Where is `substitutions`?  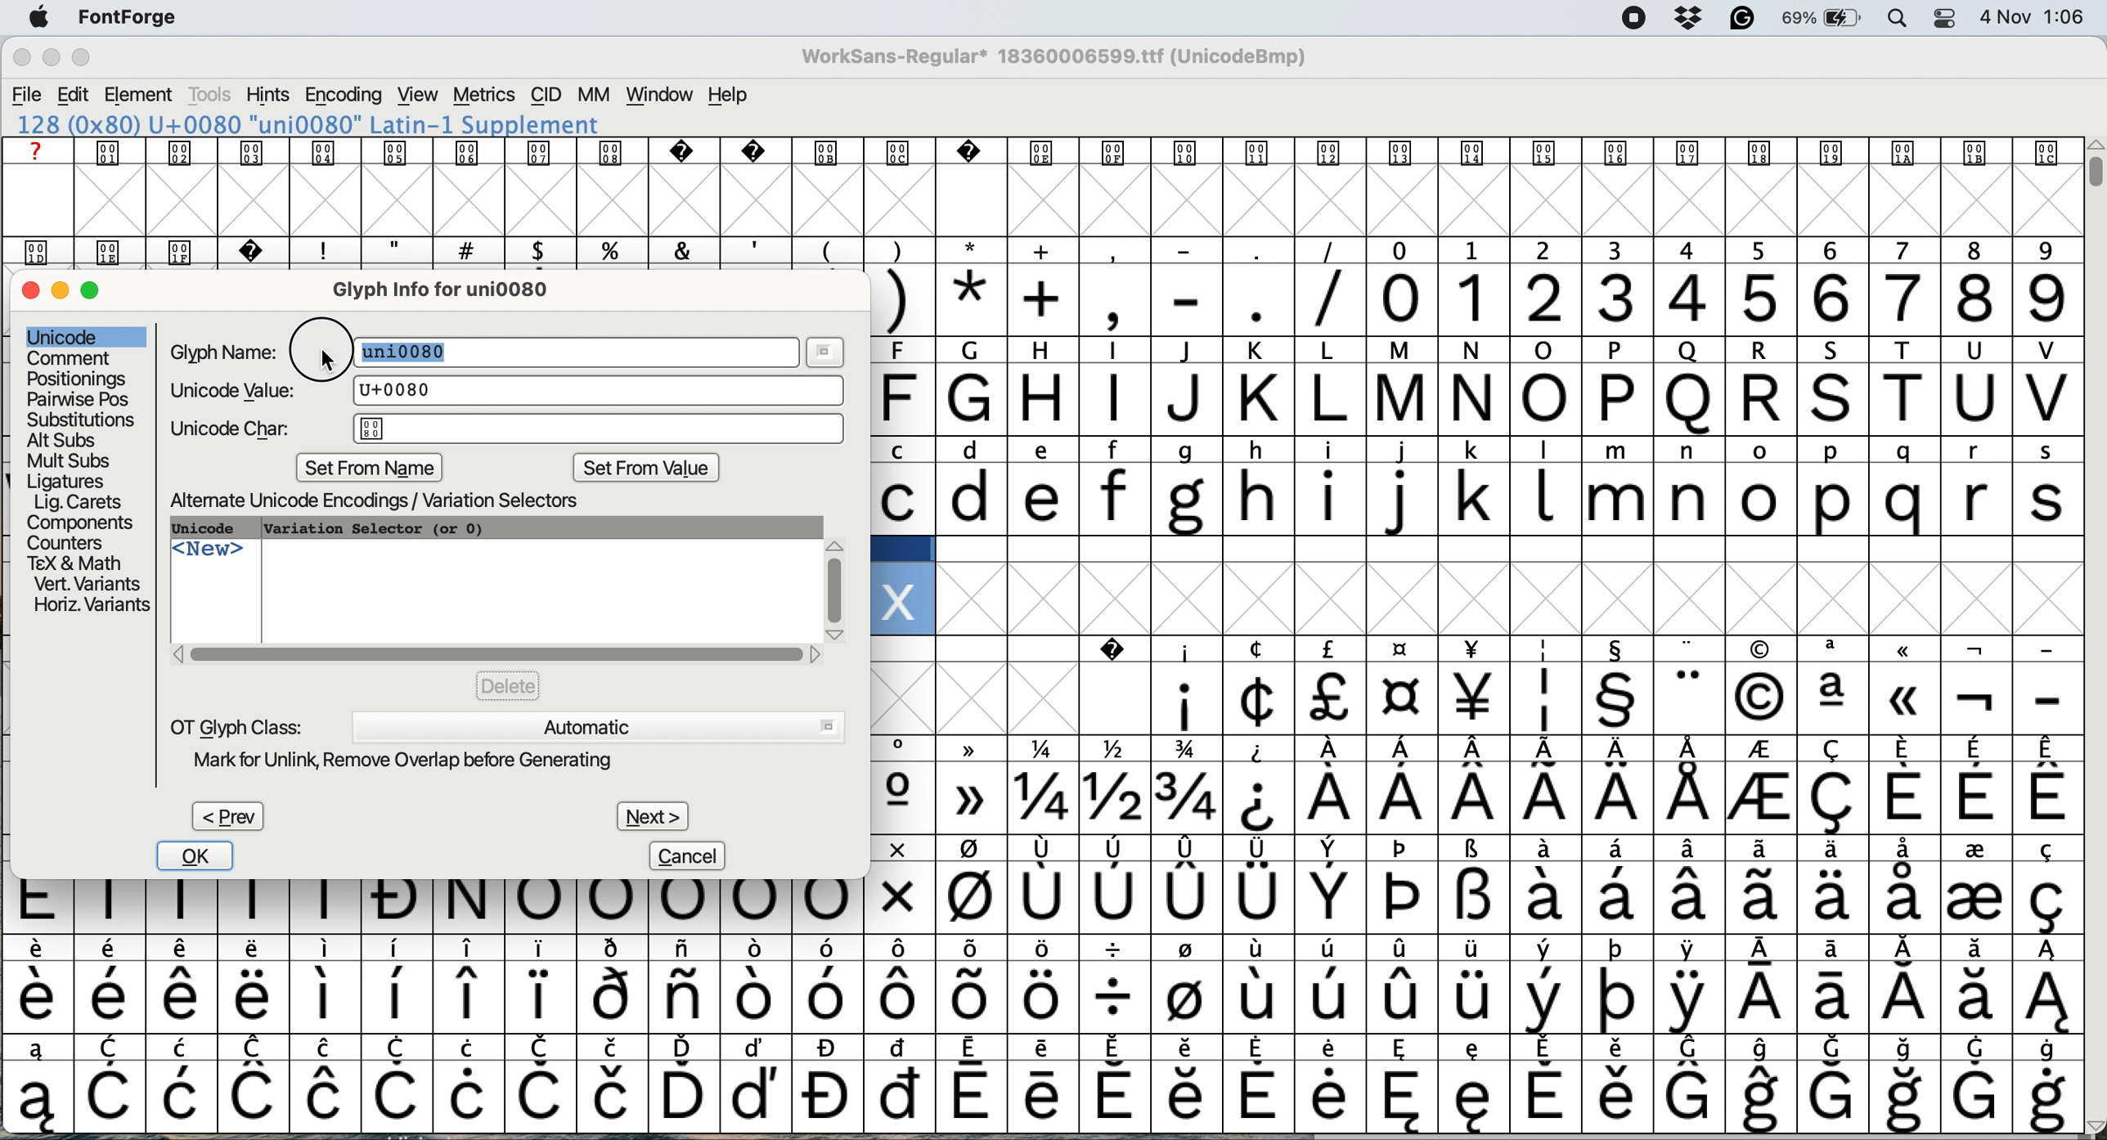 substitutions is located at coordinates (83, 420).